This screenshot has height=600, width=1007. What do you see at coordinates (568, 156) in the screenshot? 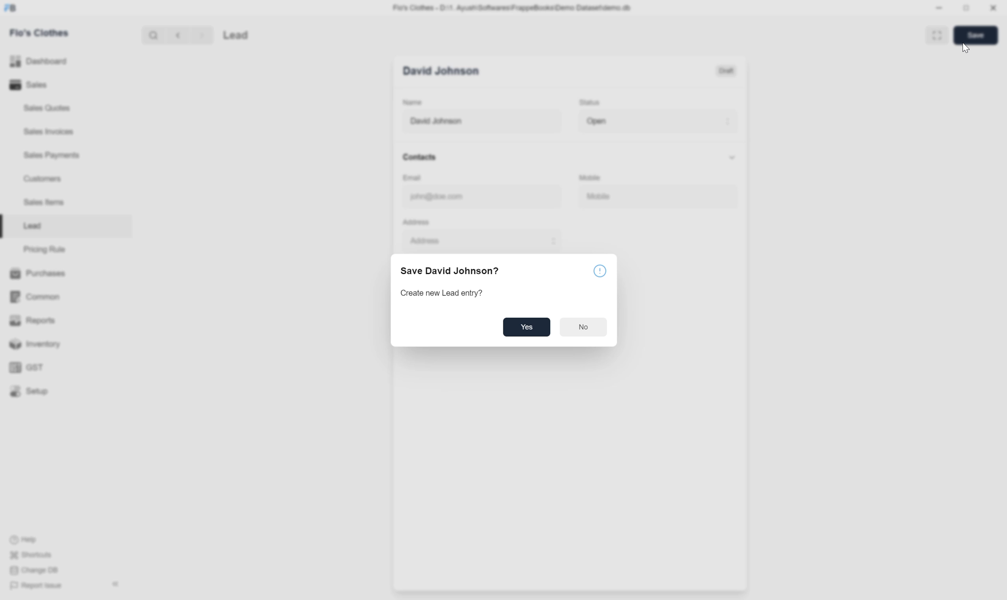
I see `Contacts` at bounding box center [568, 156].